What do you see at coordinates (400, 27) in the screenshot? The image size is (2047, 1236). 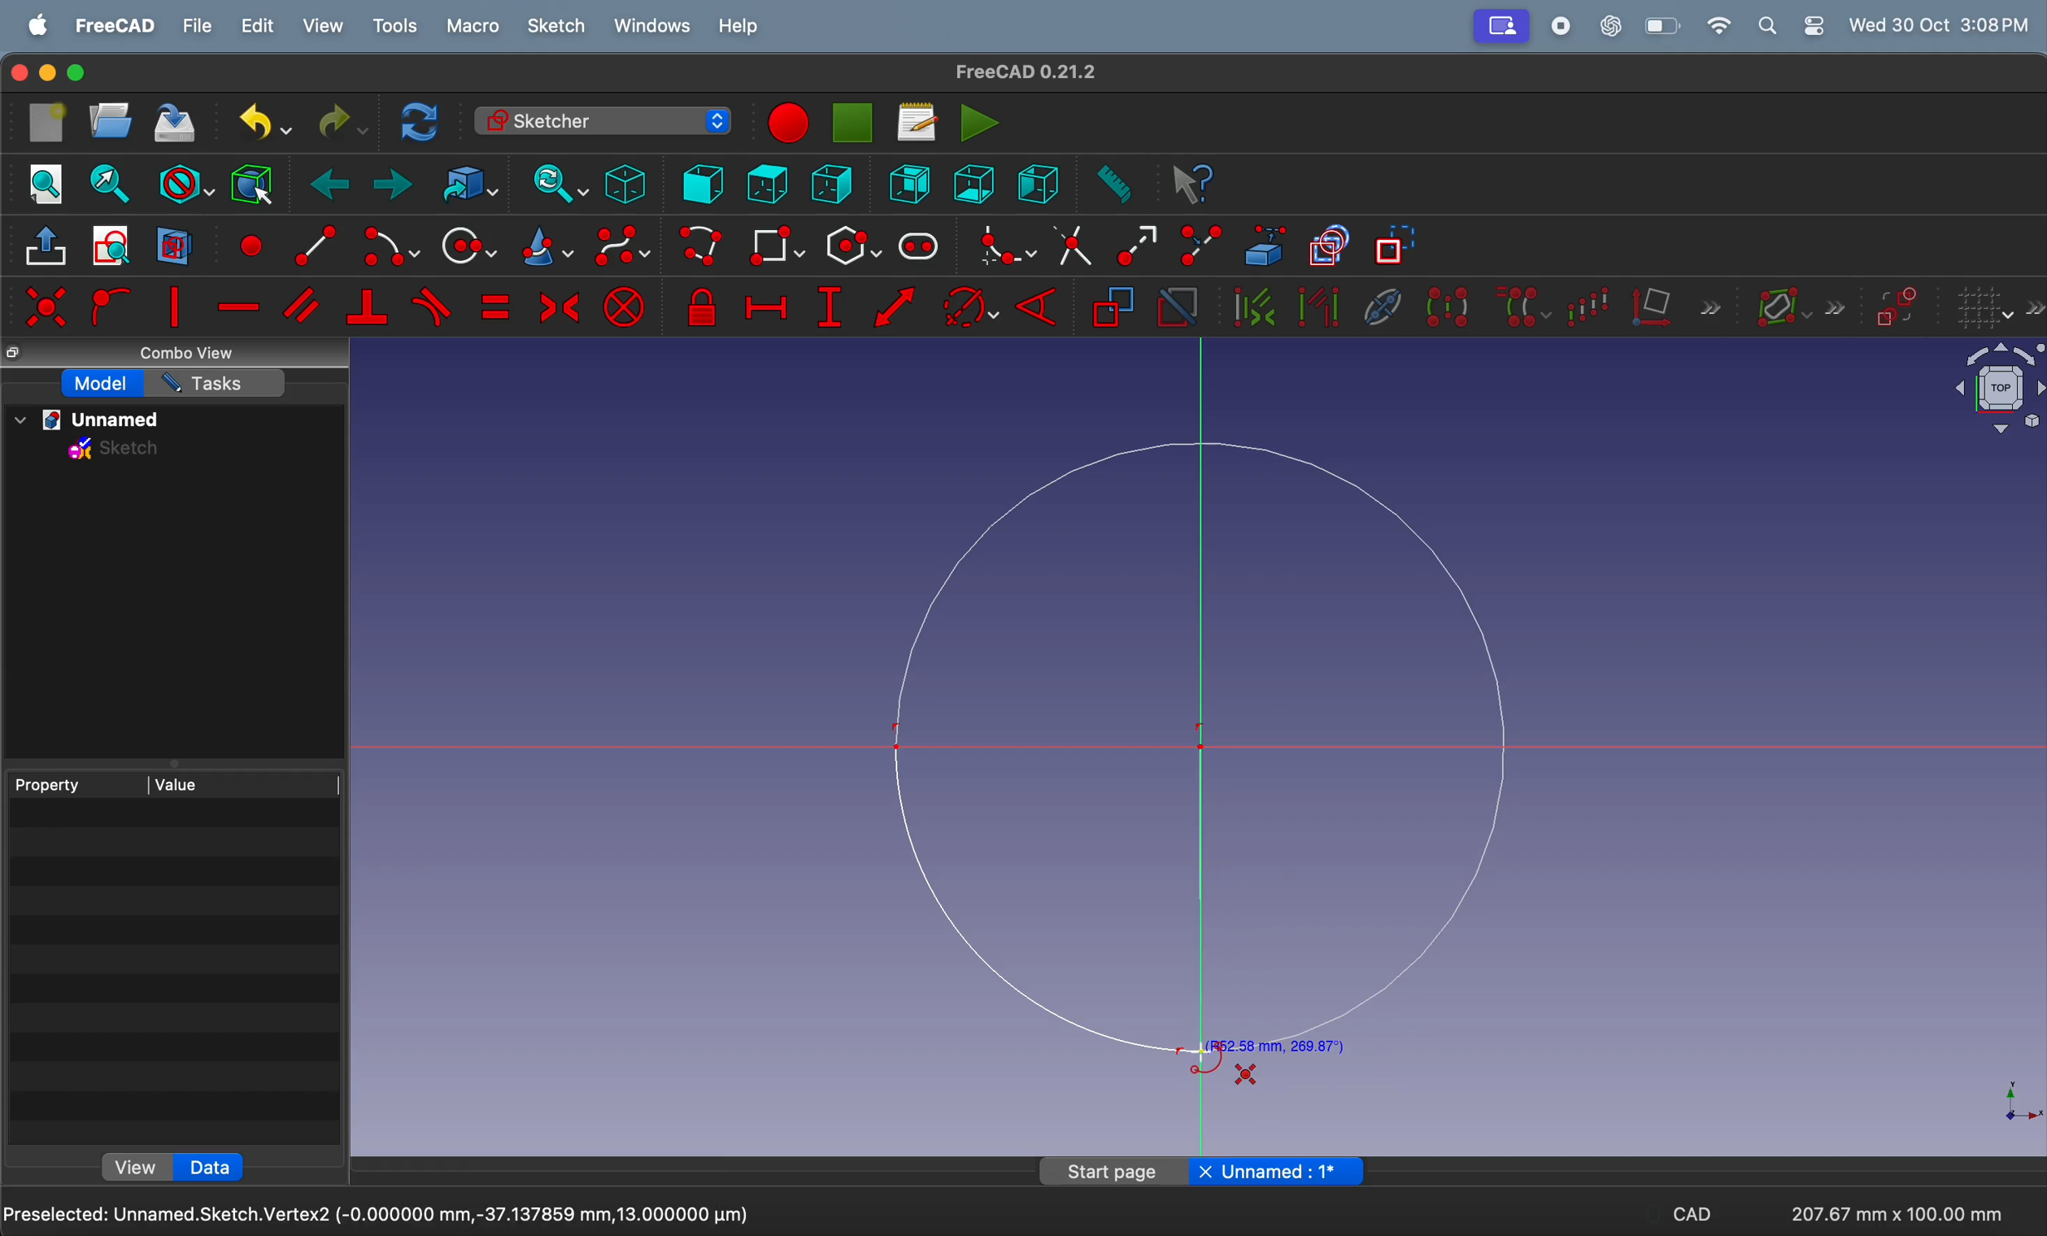 I see `tools` at bounding box center [400, 27].